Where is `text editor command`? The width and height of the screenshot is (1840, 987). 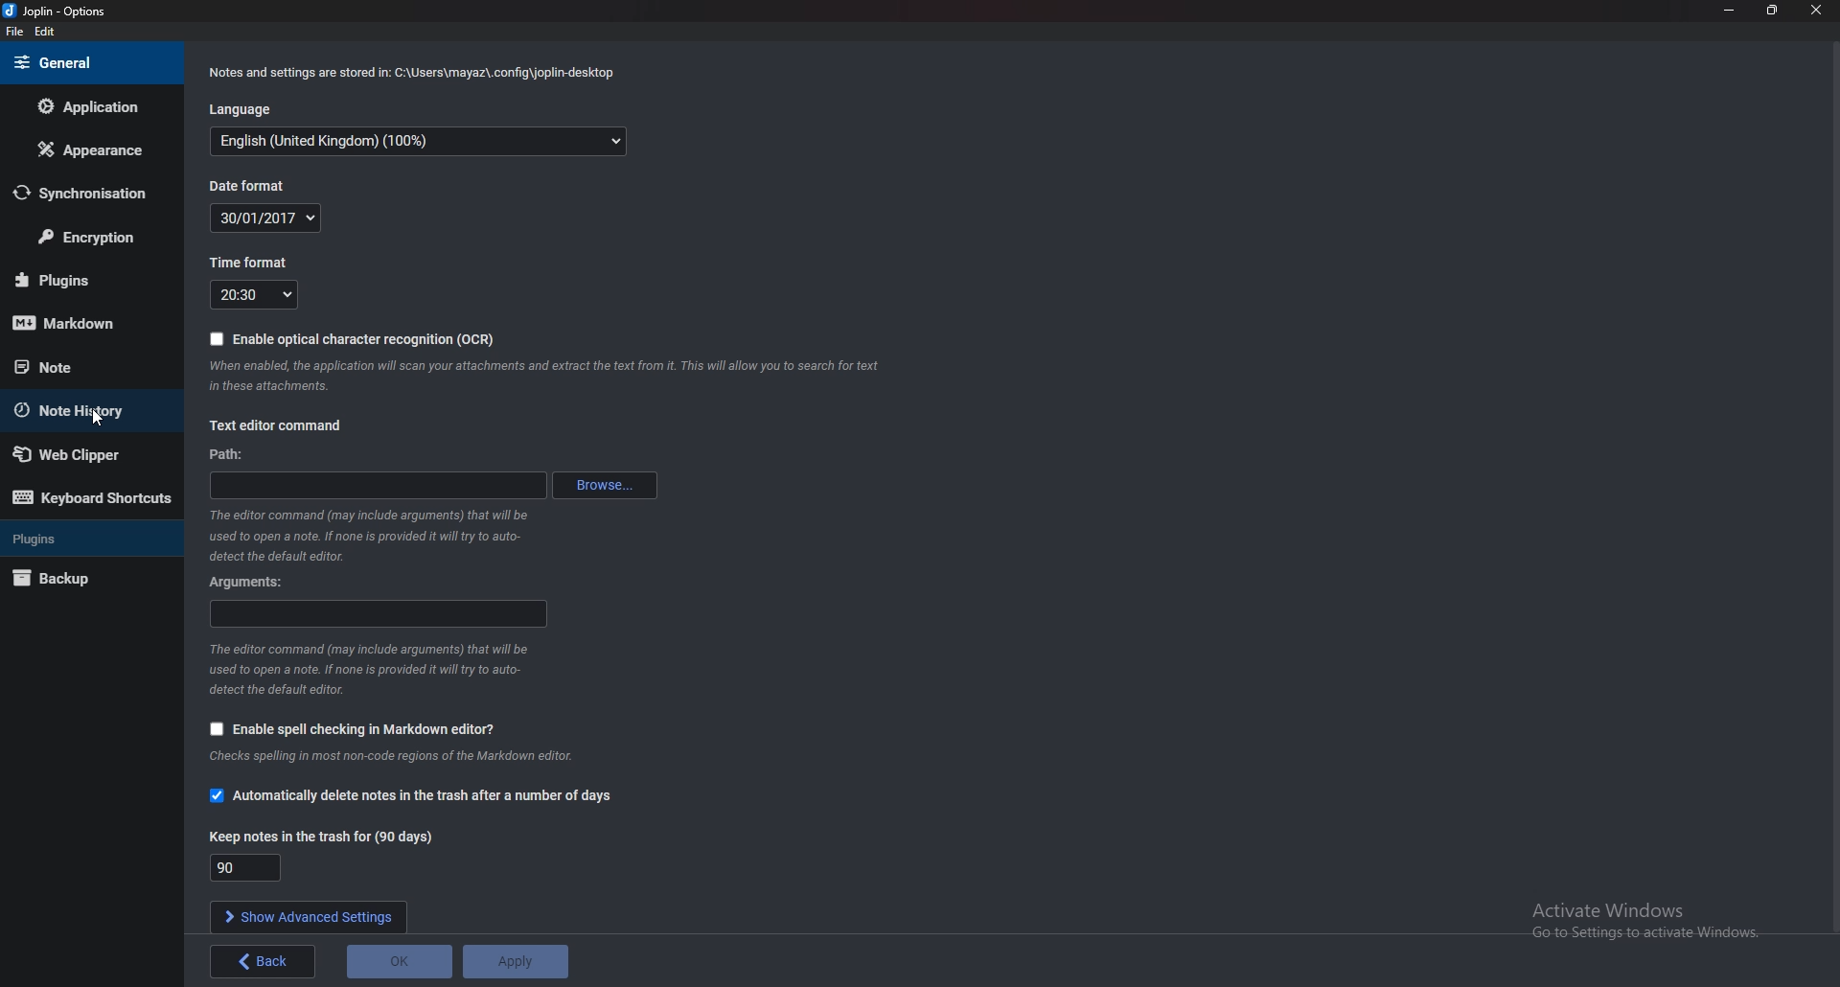
text editor command is located at coordinates (278, 425).